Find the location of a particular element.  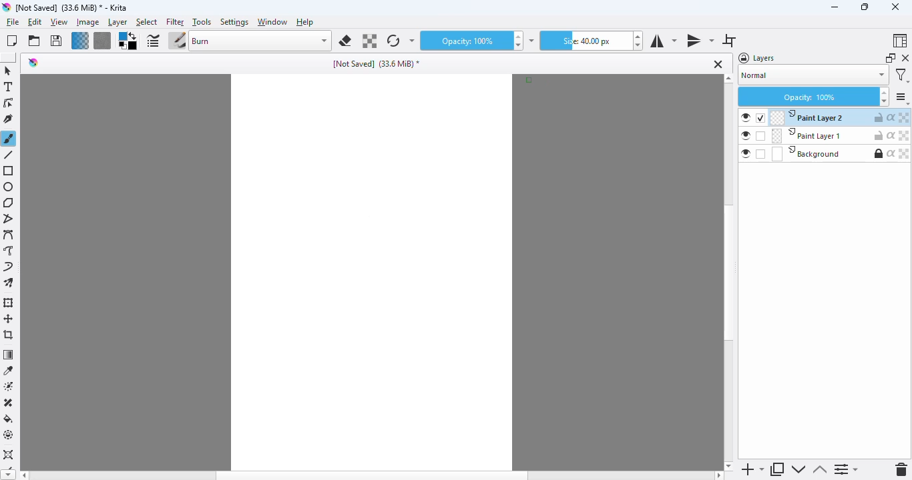

reload original preset is located at coordinates (393, 41).